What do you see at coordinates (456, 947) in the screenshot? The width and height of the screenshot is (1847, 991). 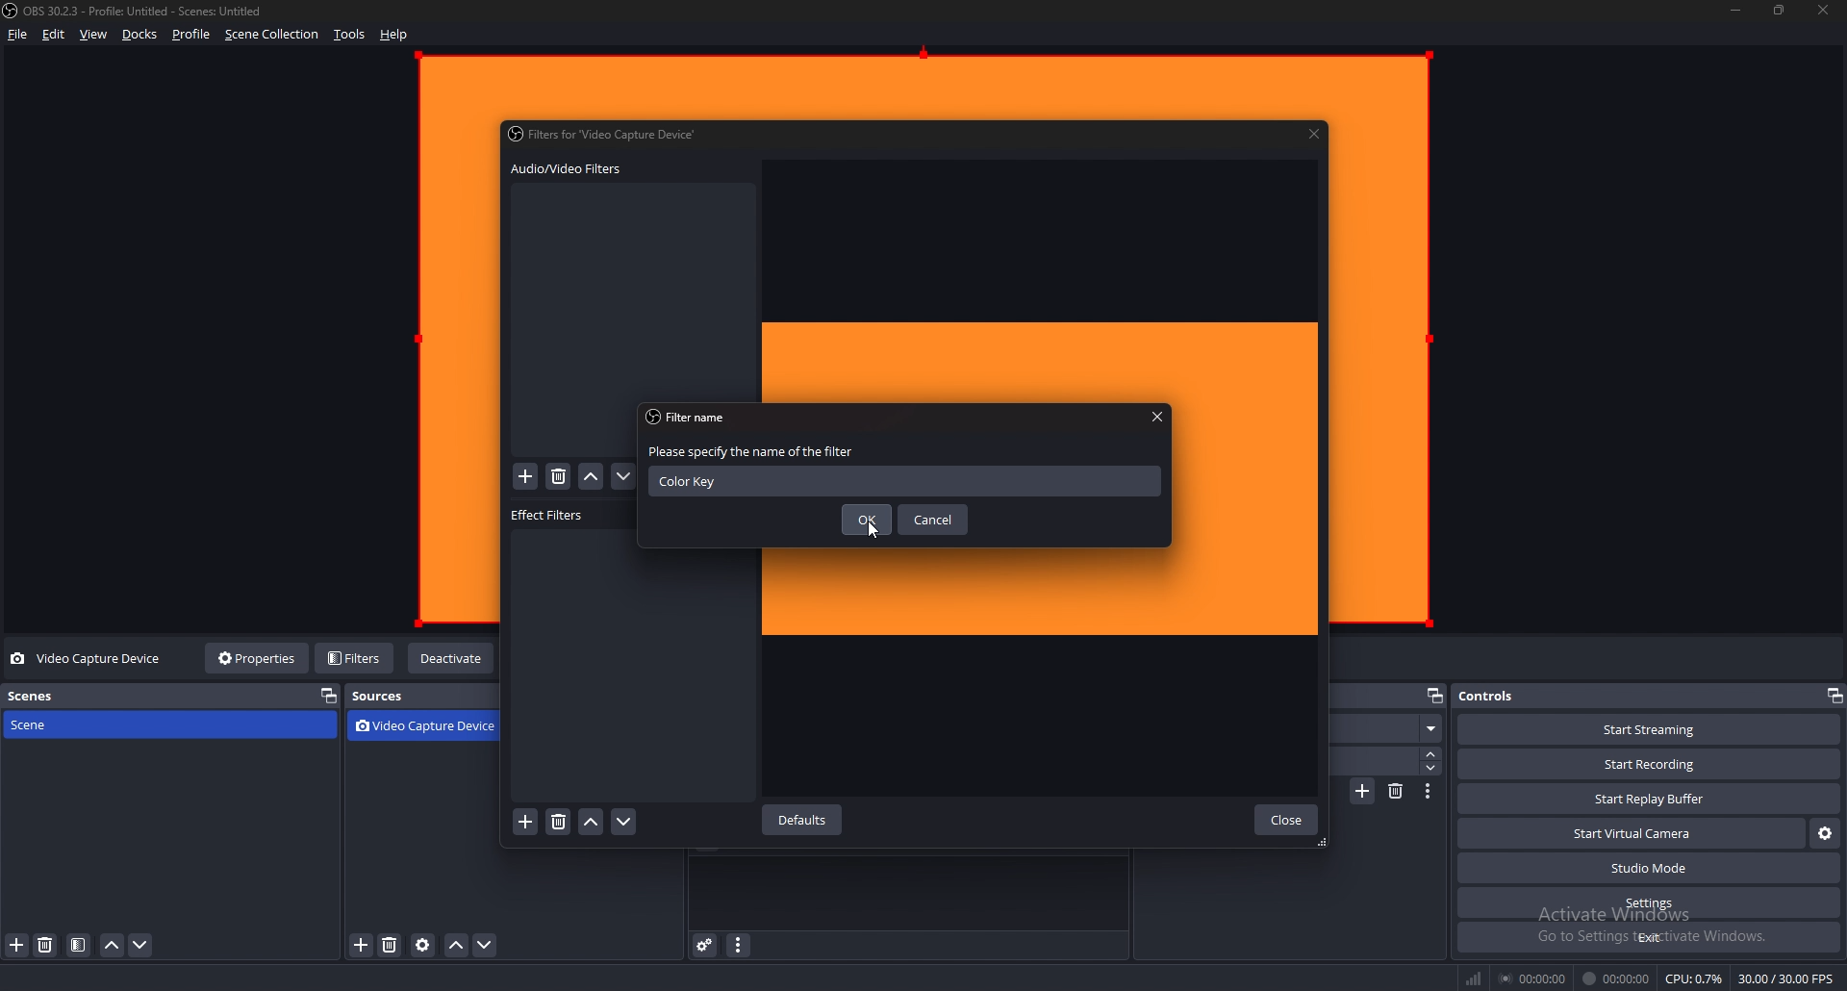 I see `move source up` at bounding box center [456, 947].